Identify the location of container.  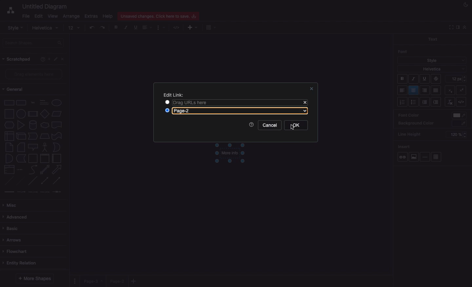
(33, 159).